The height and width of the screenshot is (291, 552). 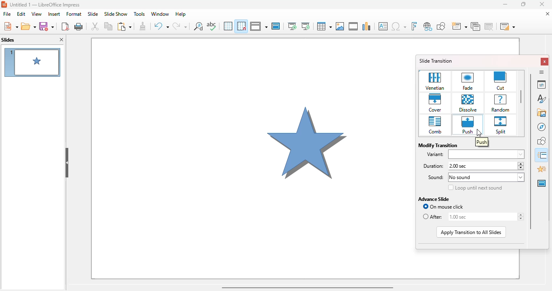 What do you see at coordinates (4, 5) in the screenshot?
I see `LibreOffice logo` at bounding box center [4, 5].